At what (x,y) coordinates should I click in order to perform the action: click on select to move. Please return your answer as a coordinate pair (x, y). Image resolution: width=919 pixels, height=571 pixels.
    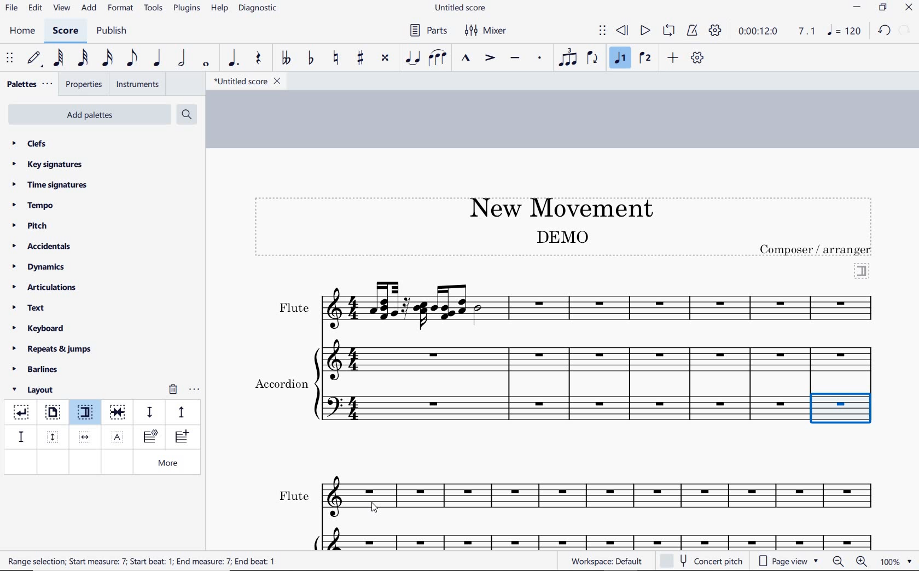
    Looking at the image, I should click on (602, 31).